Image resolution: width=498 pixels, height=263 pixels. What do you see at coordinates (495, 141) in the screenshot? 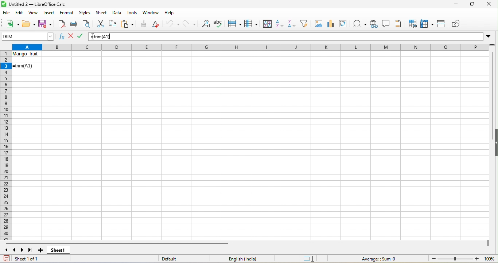
I see `height` at bounding box center [495, 141].